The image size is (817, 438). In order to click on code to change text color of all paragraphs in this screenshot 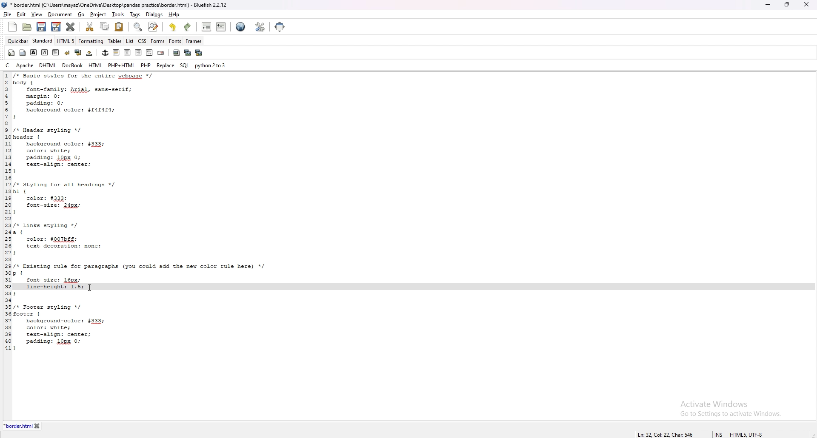, I will do `click(152, 177)`.